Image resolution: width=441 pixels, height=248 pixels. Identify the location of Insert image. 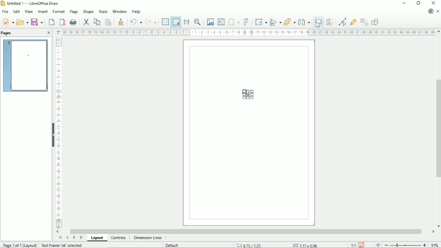
(210, 21).